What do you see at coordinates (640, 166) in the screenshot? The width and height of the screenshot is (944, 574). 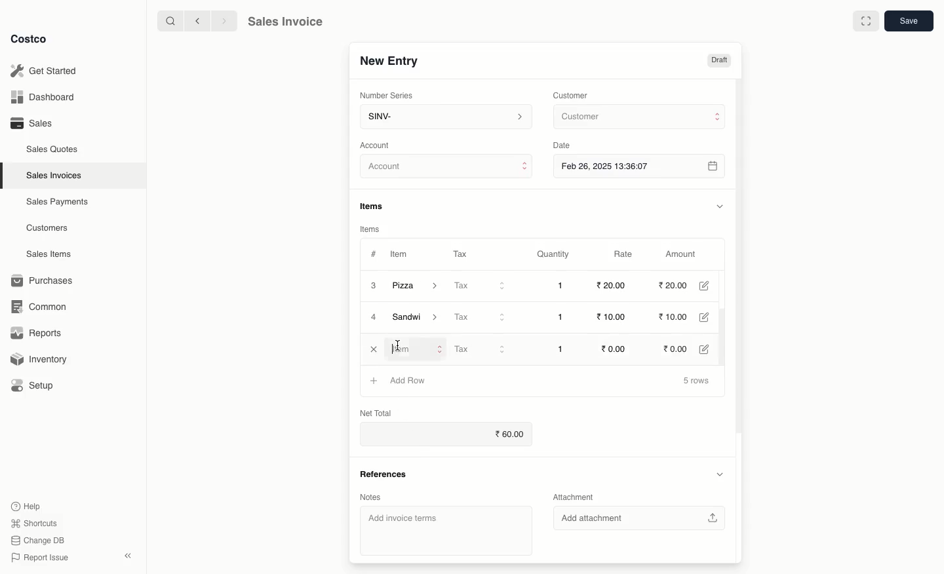 I see `Feb 26, 2025 13:36:07` at bounding box center [640, 166].